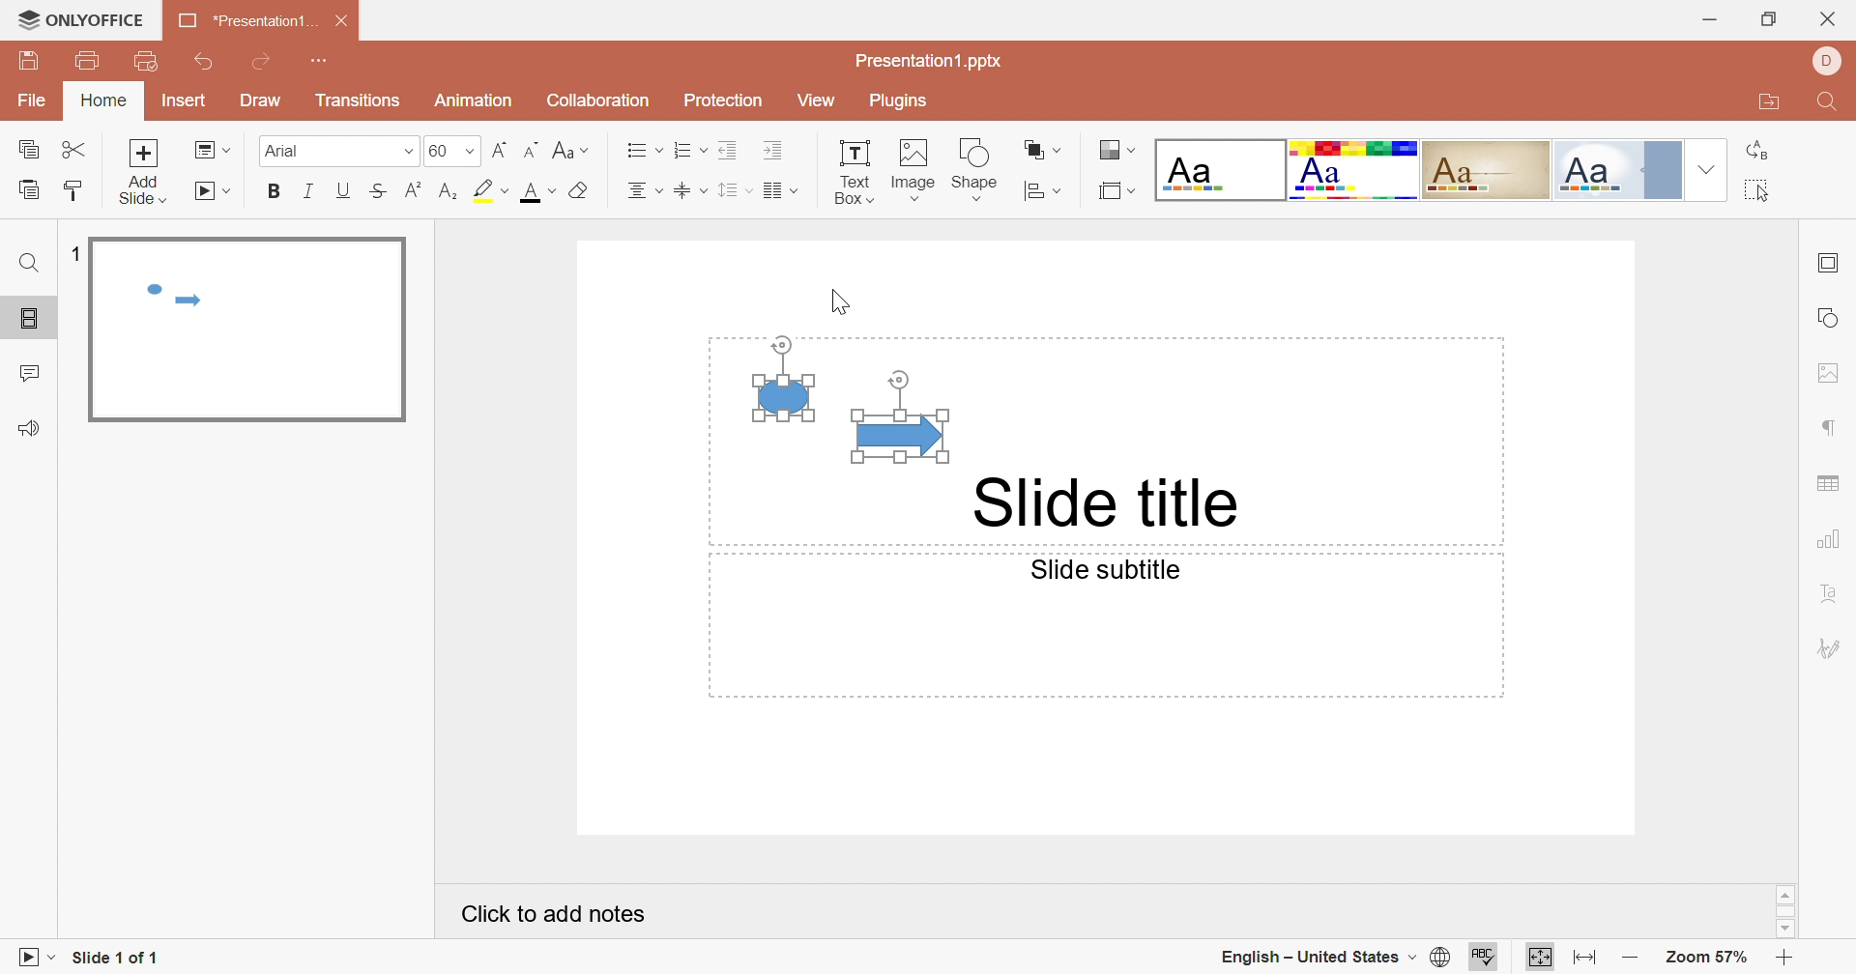 The image size is (1856, 974). Describe the element at coordinates (1825, 103) in the screenshot. I see `Find` at that location.